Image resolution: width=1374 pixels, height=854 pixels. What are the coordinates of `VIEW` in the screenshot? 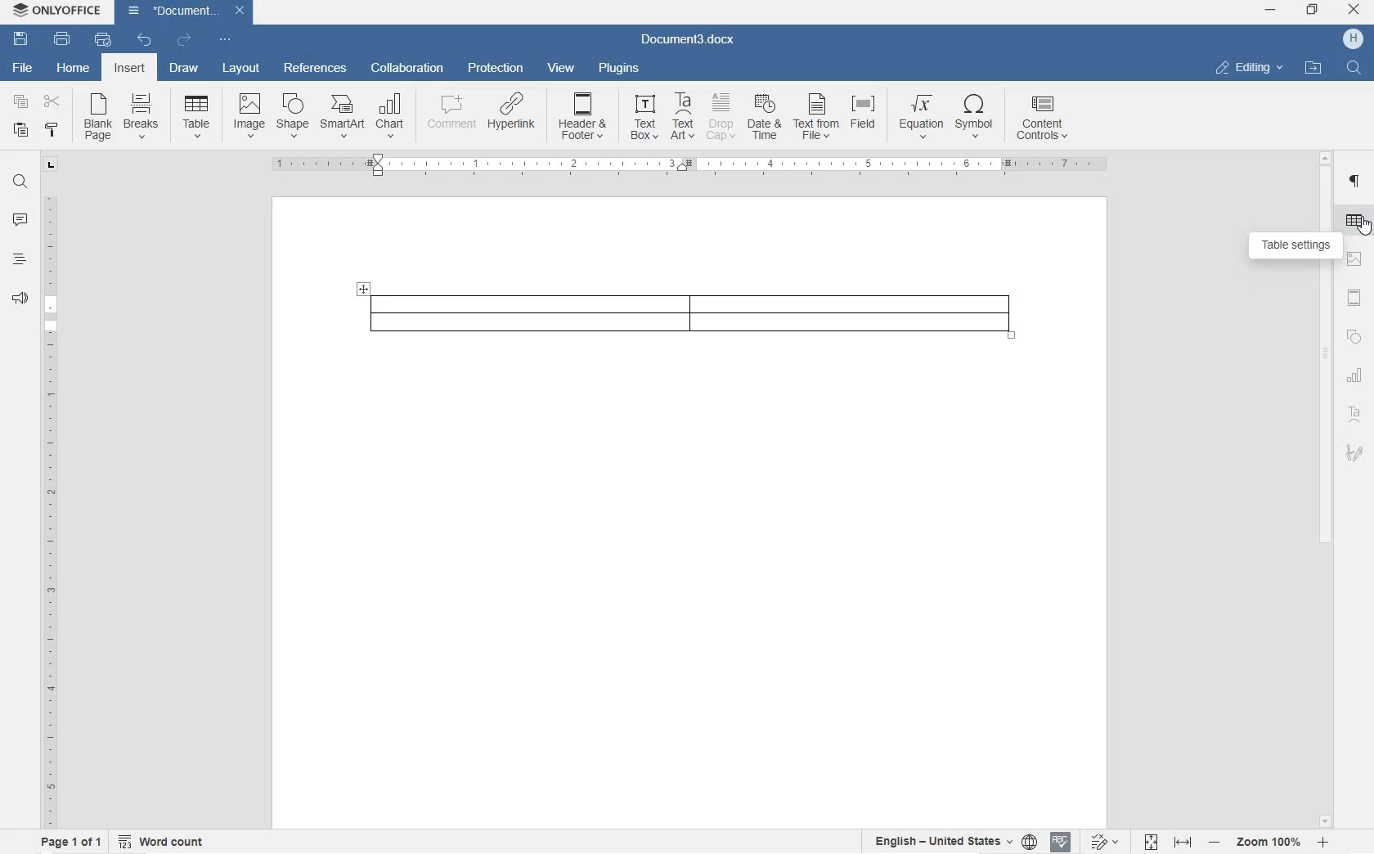 It's located at (561, 68).